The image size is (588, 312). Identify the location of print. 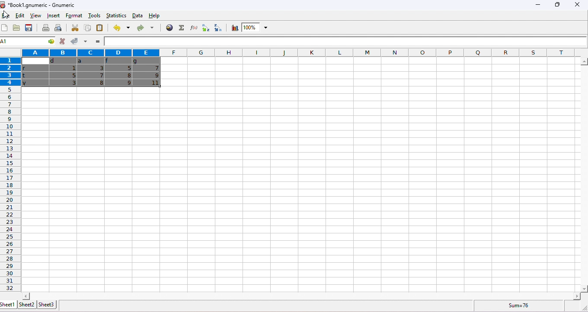
(46, 28).